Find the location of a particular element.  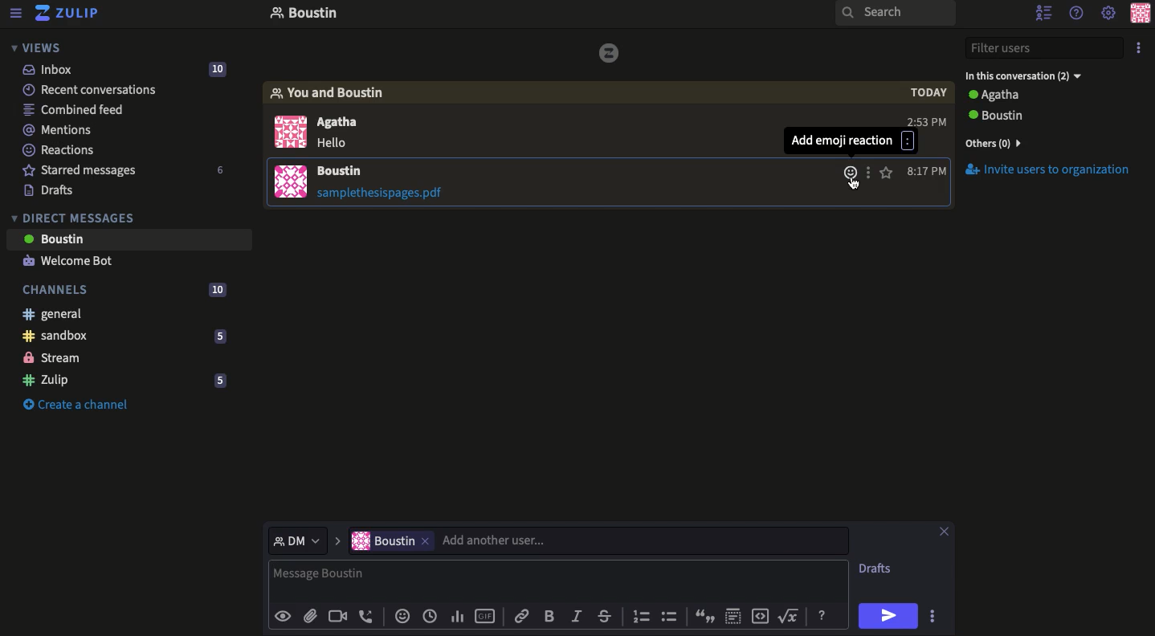

Views is located at coordinates (39, 47).